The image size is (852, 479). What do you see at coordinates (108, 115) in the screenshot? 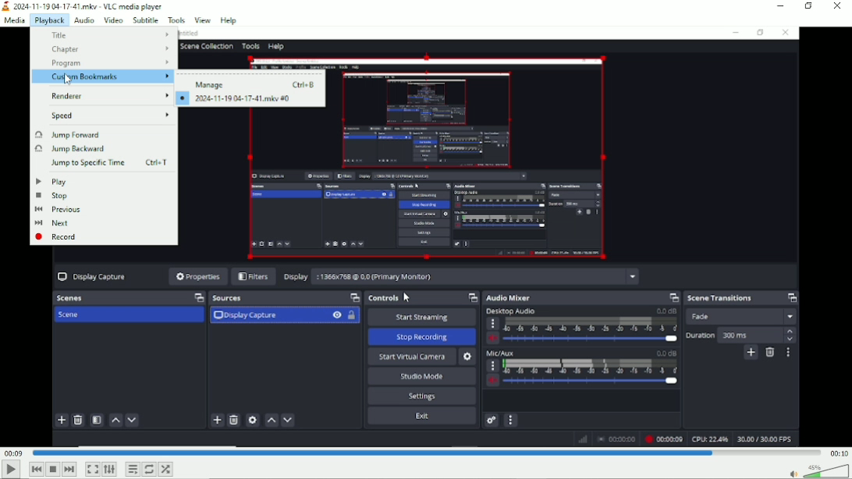
I see `Speed` at bounding box center [108, 115].